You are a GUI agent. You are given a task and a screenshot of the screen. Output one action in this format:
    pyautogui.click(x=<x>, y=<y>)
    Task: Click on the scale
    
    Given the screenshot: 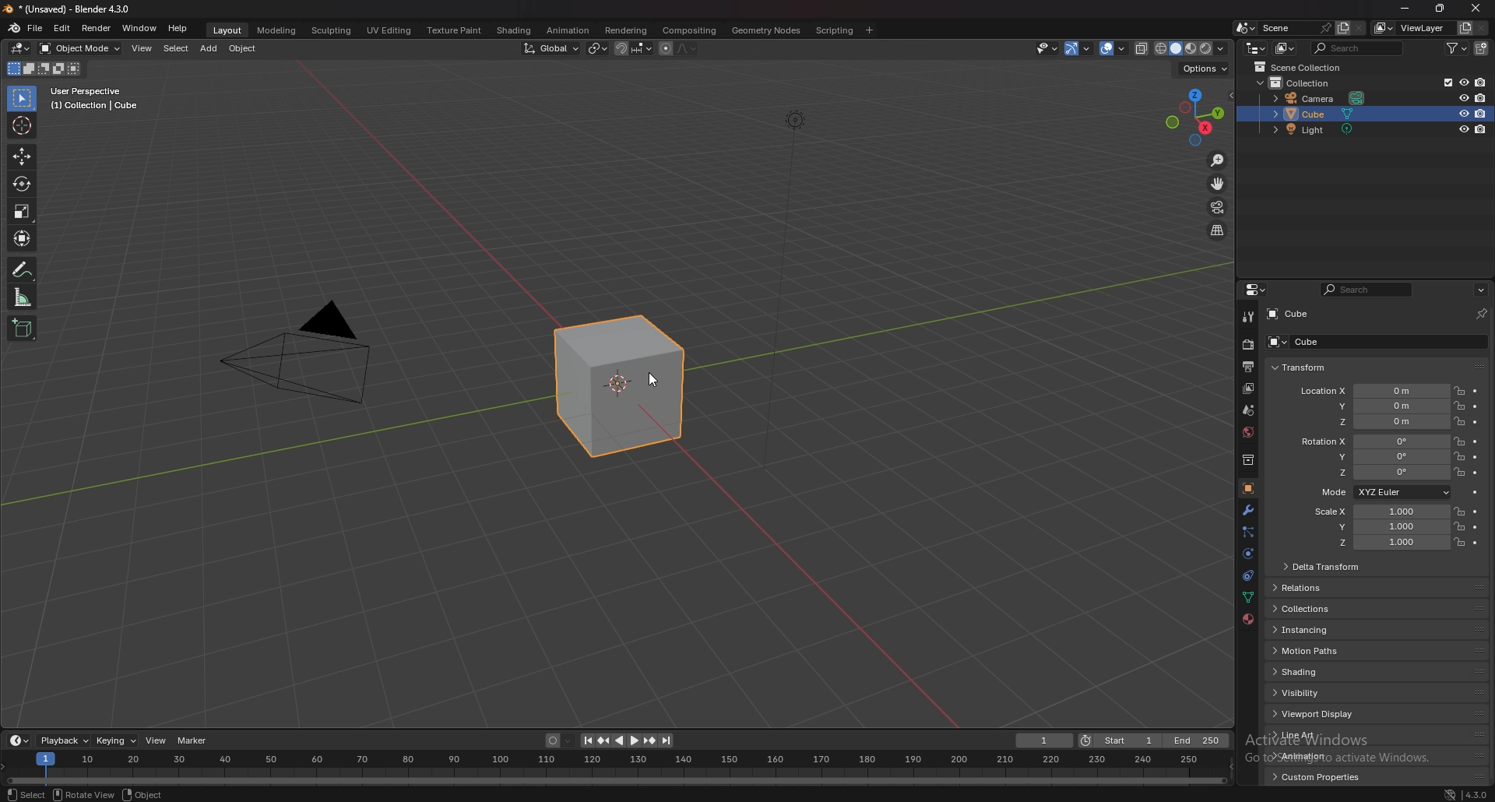 What is the action you would take?
    pyautogui.click(x=22, y=211)
    